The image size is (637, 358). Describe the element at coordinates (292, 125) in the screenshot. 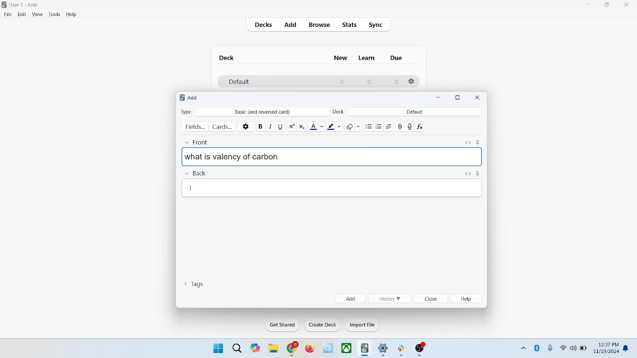

I see `superscript` at that location.